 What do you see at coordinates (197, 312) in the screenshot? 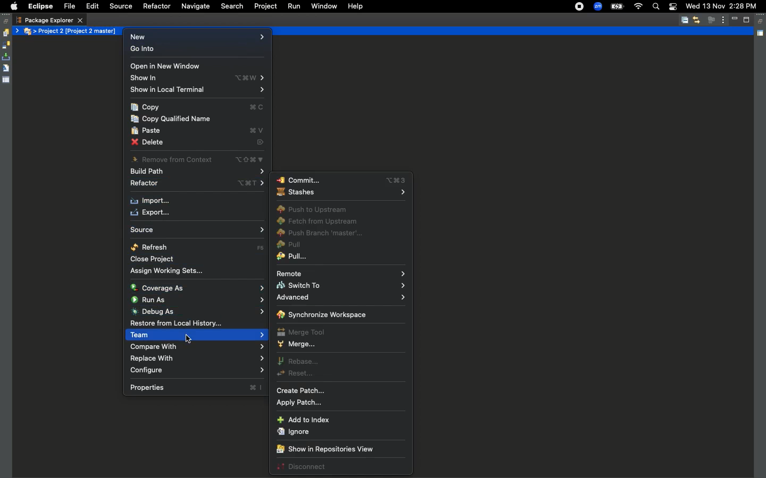
I see `Debug as` at bounding box center [197, 312].